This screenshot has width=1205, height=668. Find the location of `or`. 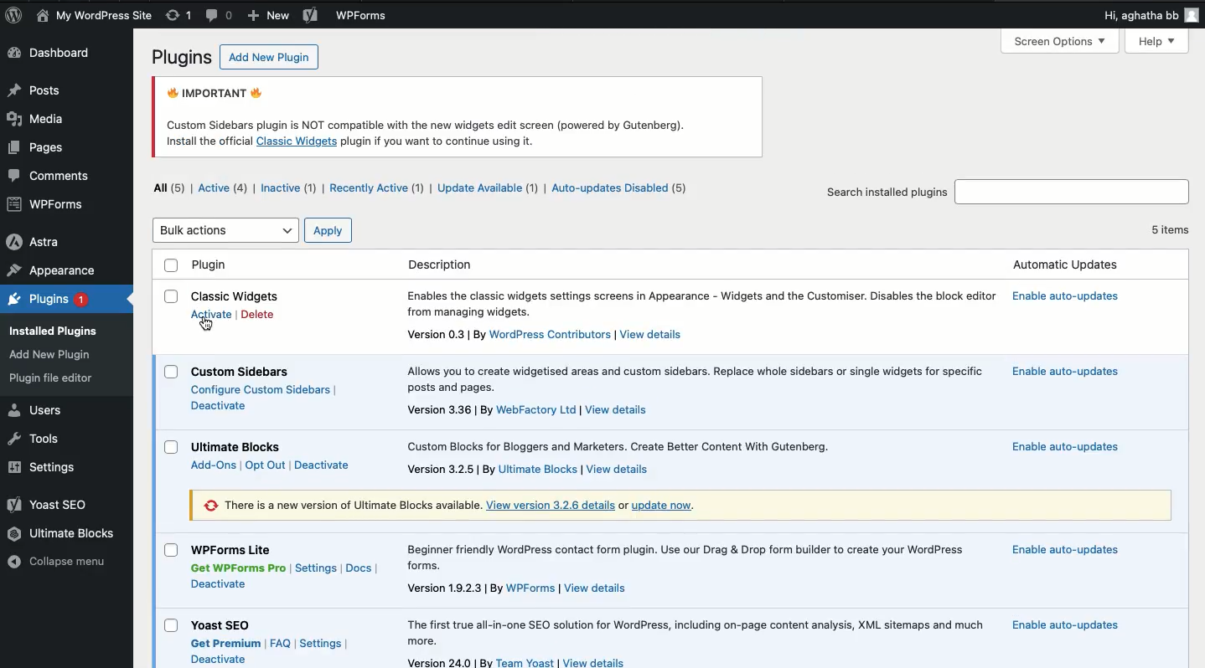

or is located at coordinates (623, 506).